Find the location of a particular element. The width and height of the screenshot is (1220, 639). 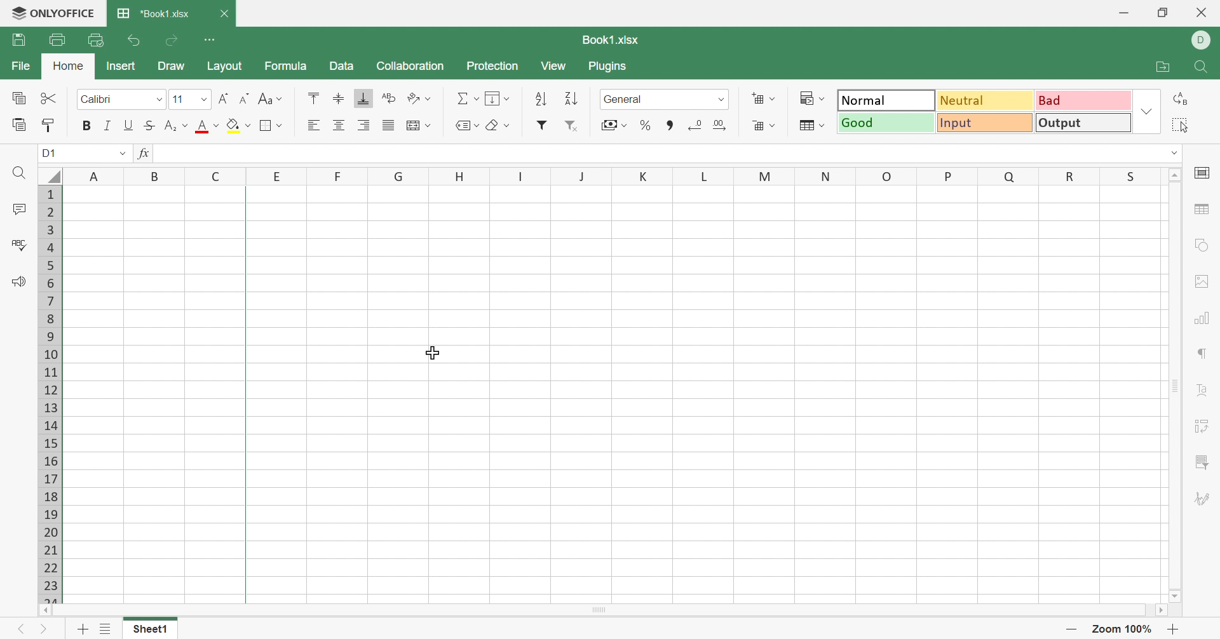

Formula is located at coordinates (287, 64).